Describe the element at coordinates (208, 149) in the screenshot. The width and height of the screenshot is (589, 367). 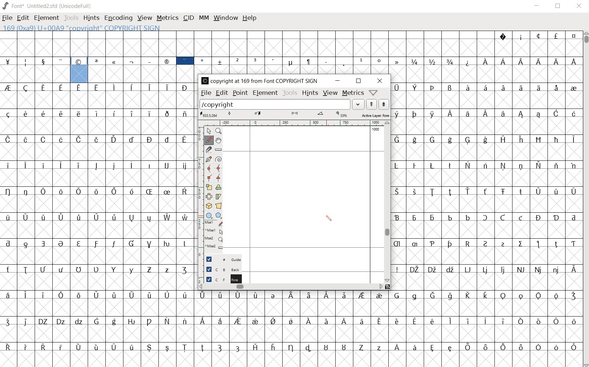
I see `cut splines in two` at that location.